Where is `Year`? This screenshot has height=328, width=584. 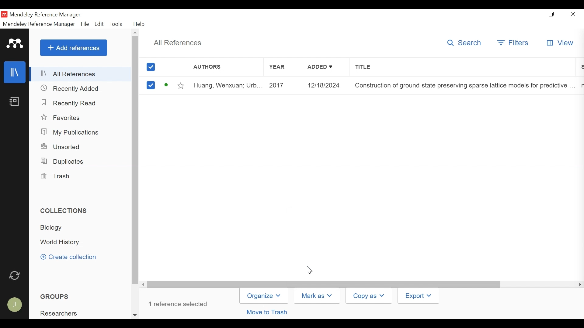 Year is located at coordinates (282, 68).